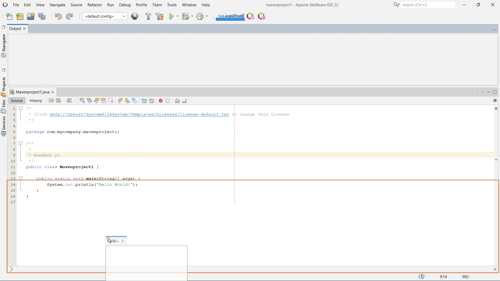 Image resolution: width=500 pixels, height=281 pixels. Describe the element at coordinates (262, 16) in the screenshot. I see `pause I/O checks` at that location.